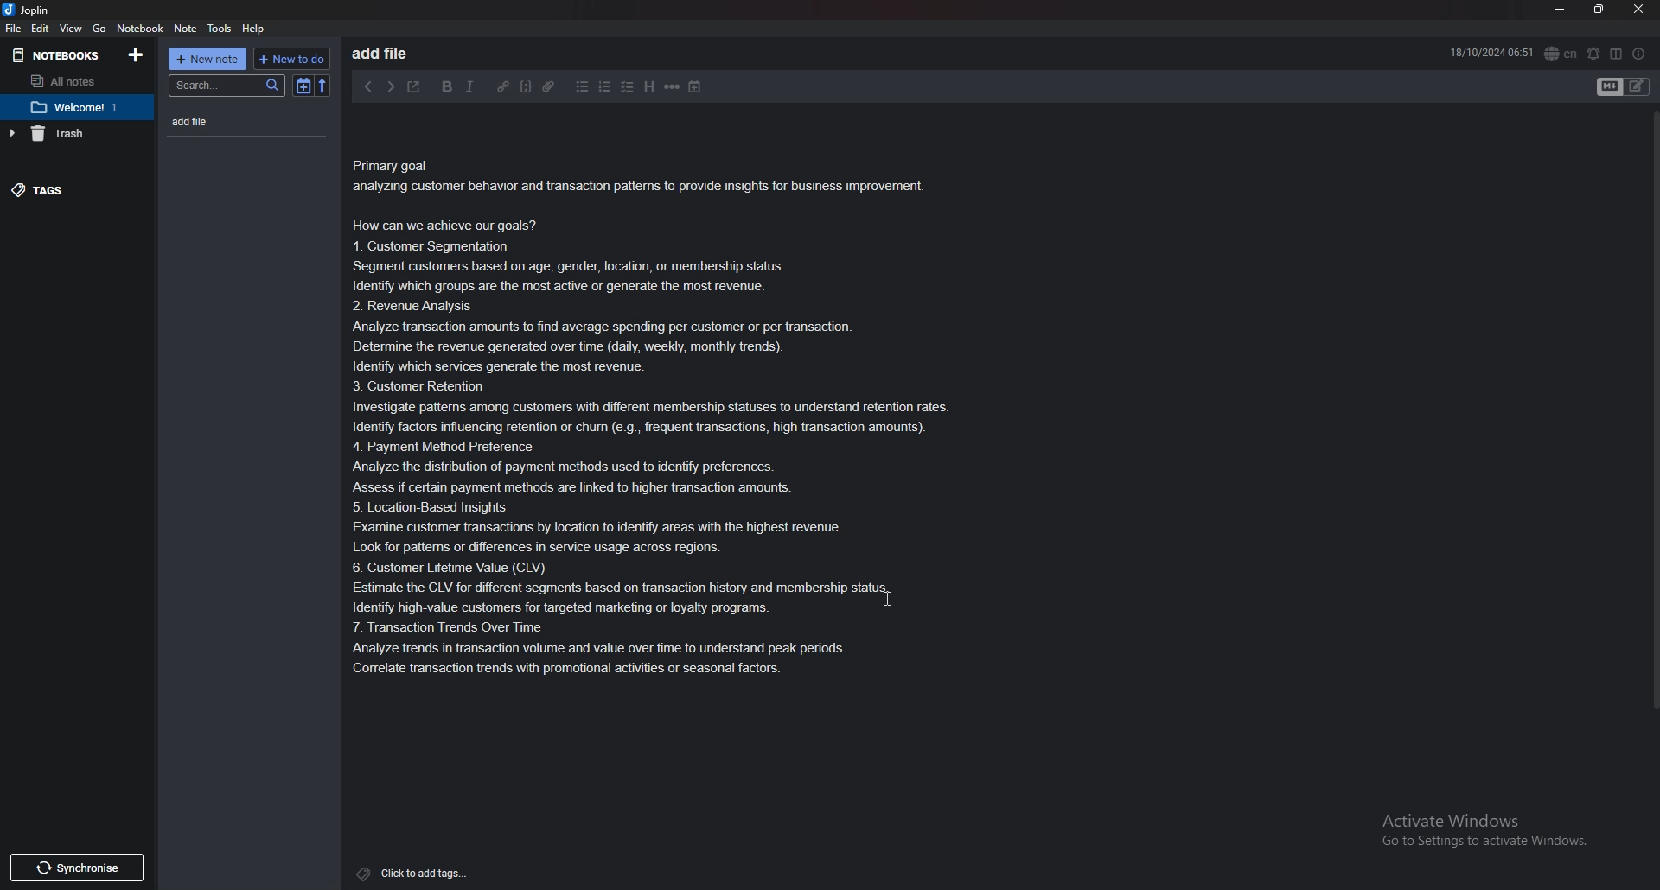 The image size is (1660, 890). What do you see at coordinates (141, 29) in the screenshot?
I see `Notebook` at bounding box center [141, 29].